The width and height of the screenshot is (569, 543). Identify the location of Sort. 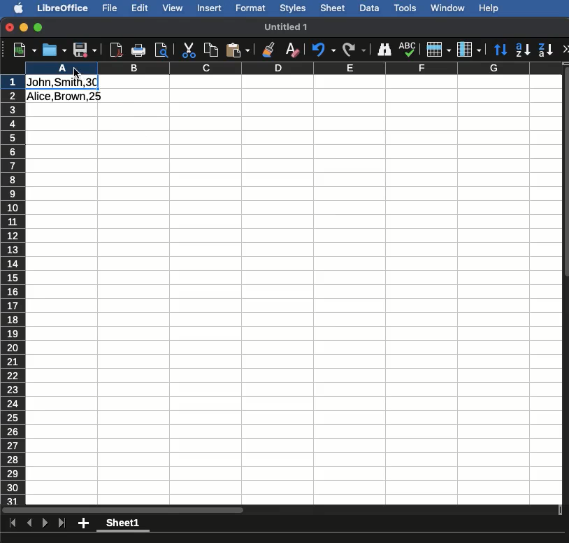
(501, 50).